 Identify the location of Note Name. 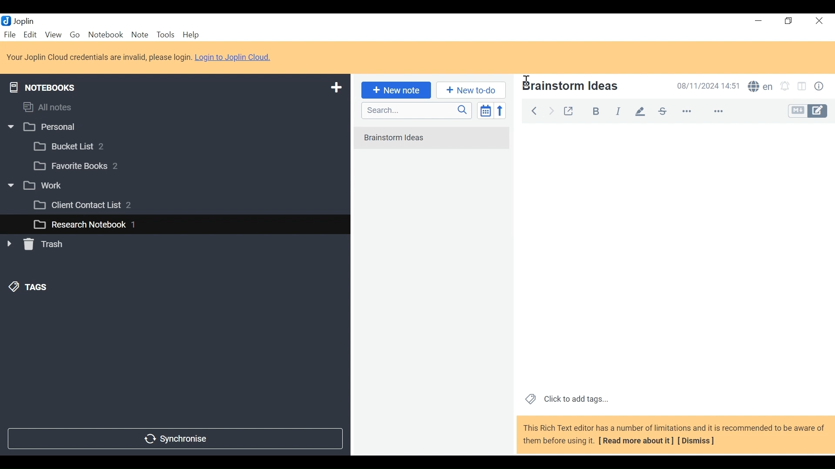
(588, 87).